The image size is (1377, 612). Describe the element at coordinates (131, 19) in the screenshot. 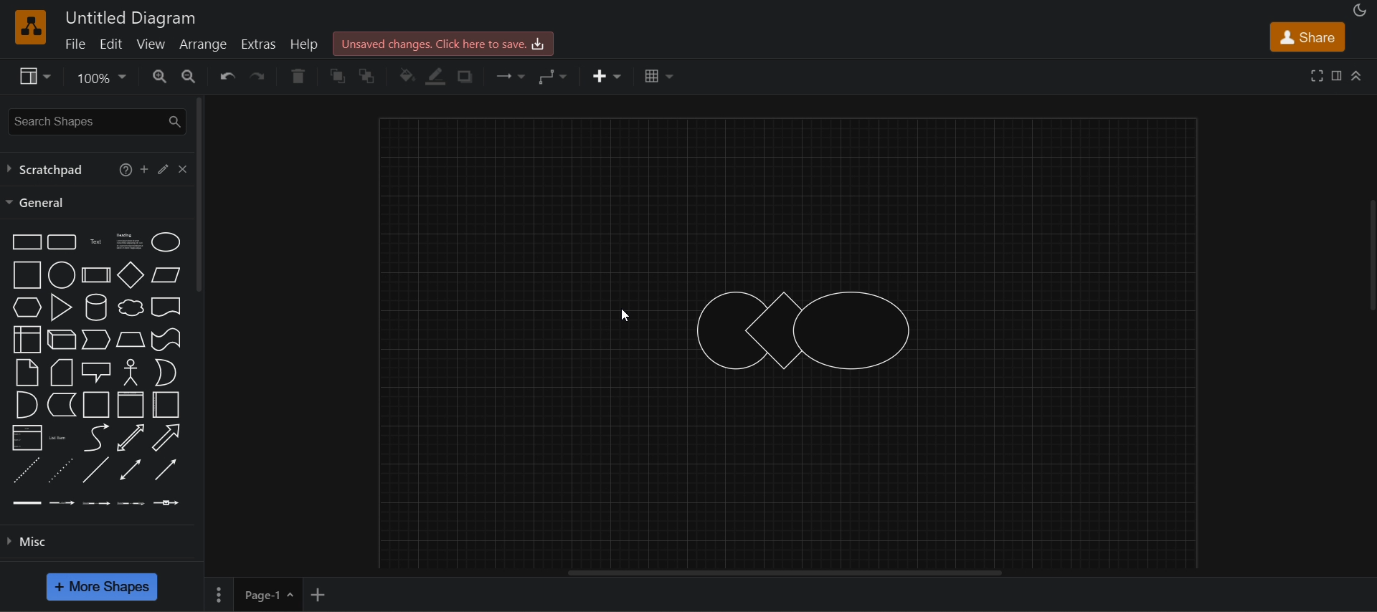

I see `title` at that location.